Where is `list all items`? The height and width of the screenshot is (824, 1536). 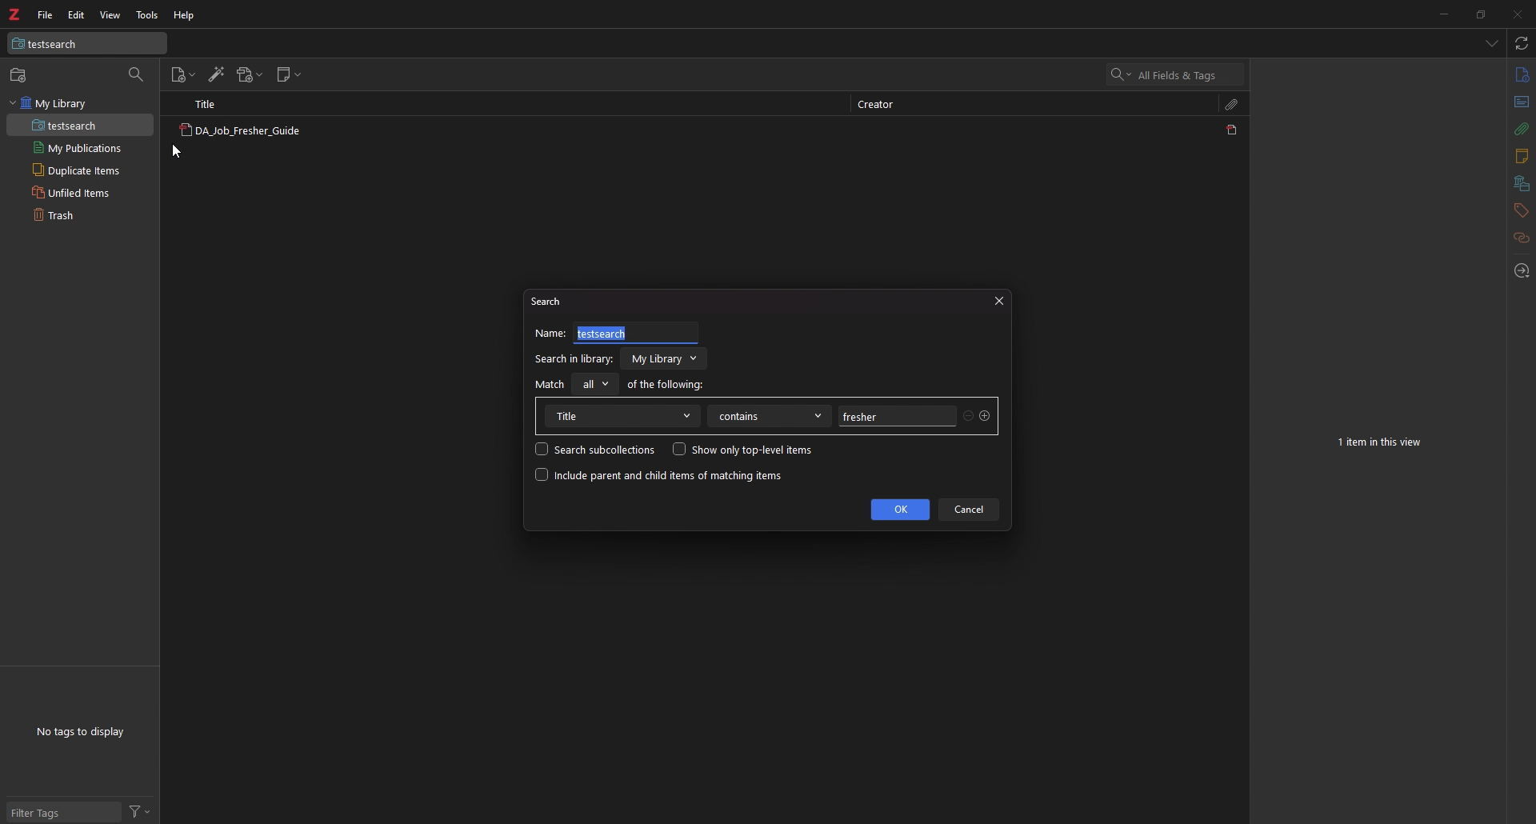
list all items is located at coordinates (1492, 42).